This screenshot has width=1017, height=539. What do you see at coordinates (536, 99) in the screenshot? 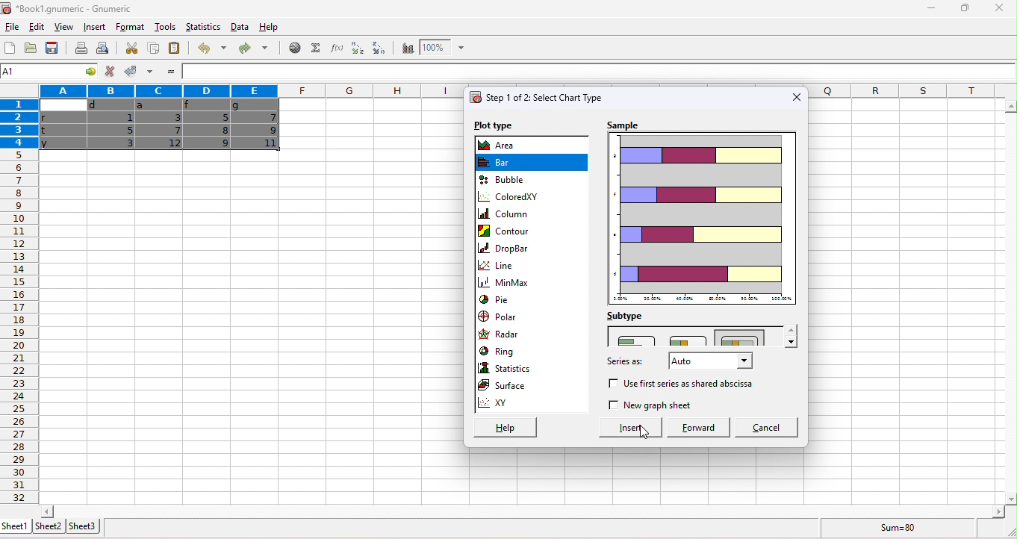
I see `select chart type` at bounding box center [536, 99].